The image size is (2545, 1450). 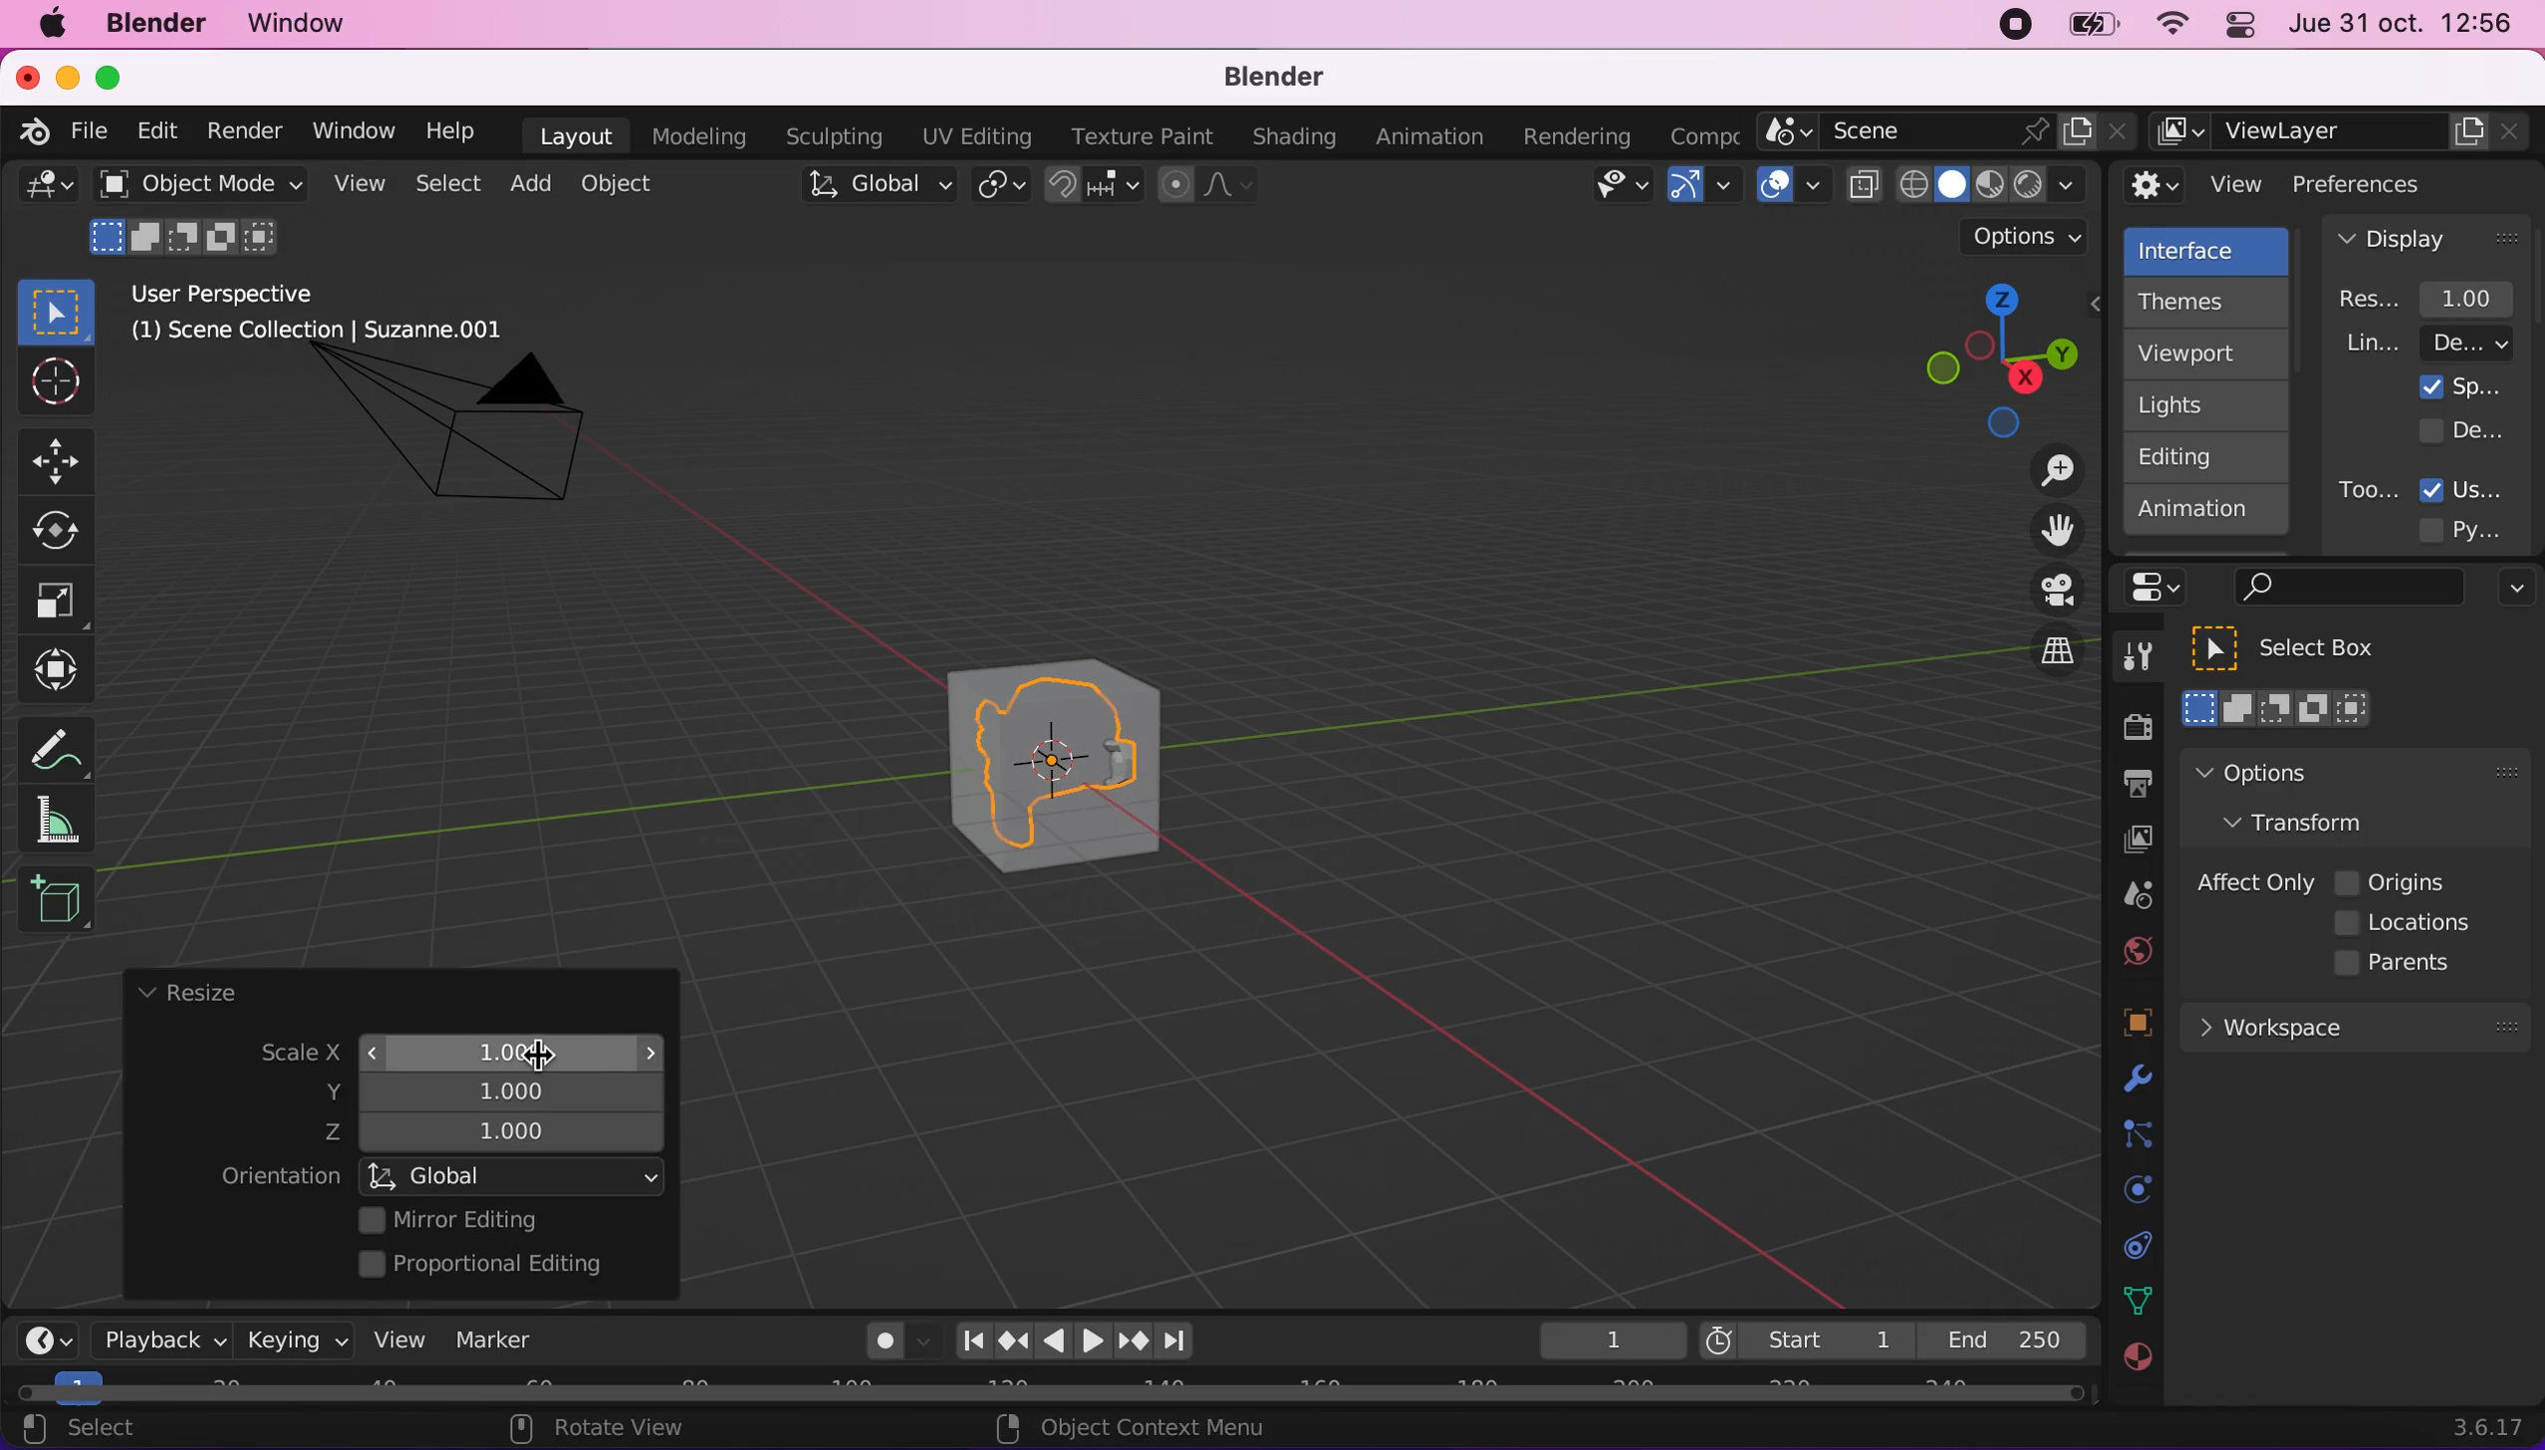 What do you see at coordinates (2044, 592) in the screenshot?
I see `toggle the camera view` at bounding box center [2044, 592].